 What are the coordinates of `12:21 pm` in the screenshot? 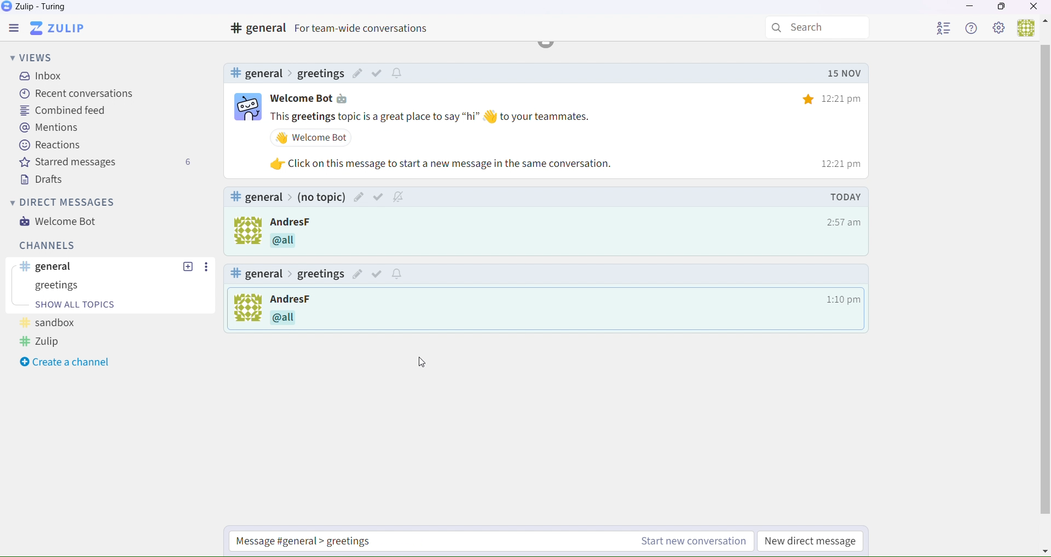 It's located at (835, 164).